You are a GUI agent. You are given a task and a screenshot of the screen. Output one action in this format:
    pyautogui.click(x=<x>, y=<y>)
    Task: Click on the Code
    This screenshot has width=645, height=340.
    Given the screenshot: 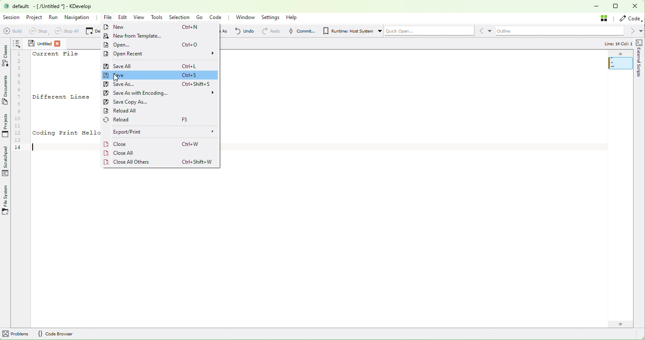 What is the action you would take?
    pyautogui.click(x=217, y=18)
    